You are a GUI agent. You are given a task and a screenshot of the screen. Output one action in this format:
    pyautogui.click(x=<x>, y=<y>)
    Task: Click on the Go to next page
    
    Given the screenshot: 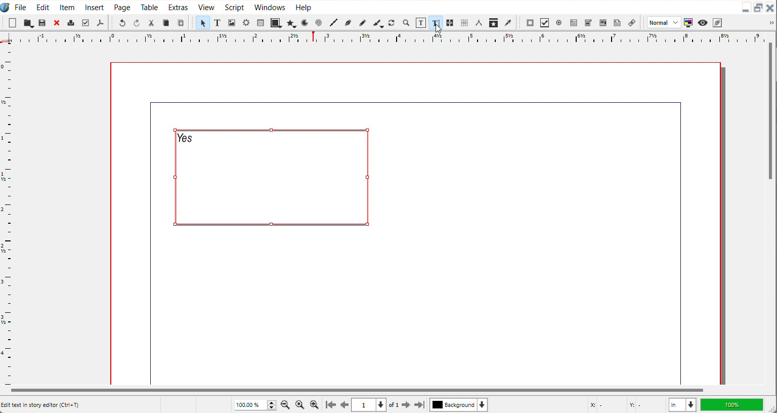 What is the action you would take?
    pyautogui.click(x=400, y=405)
    